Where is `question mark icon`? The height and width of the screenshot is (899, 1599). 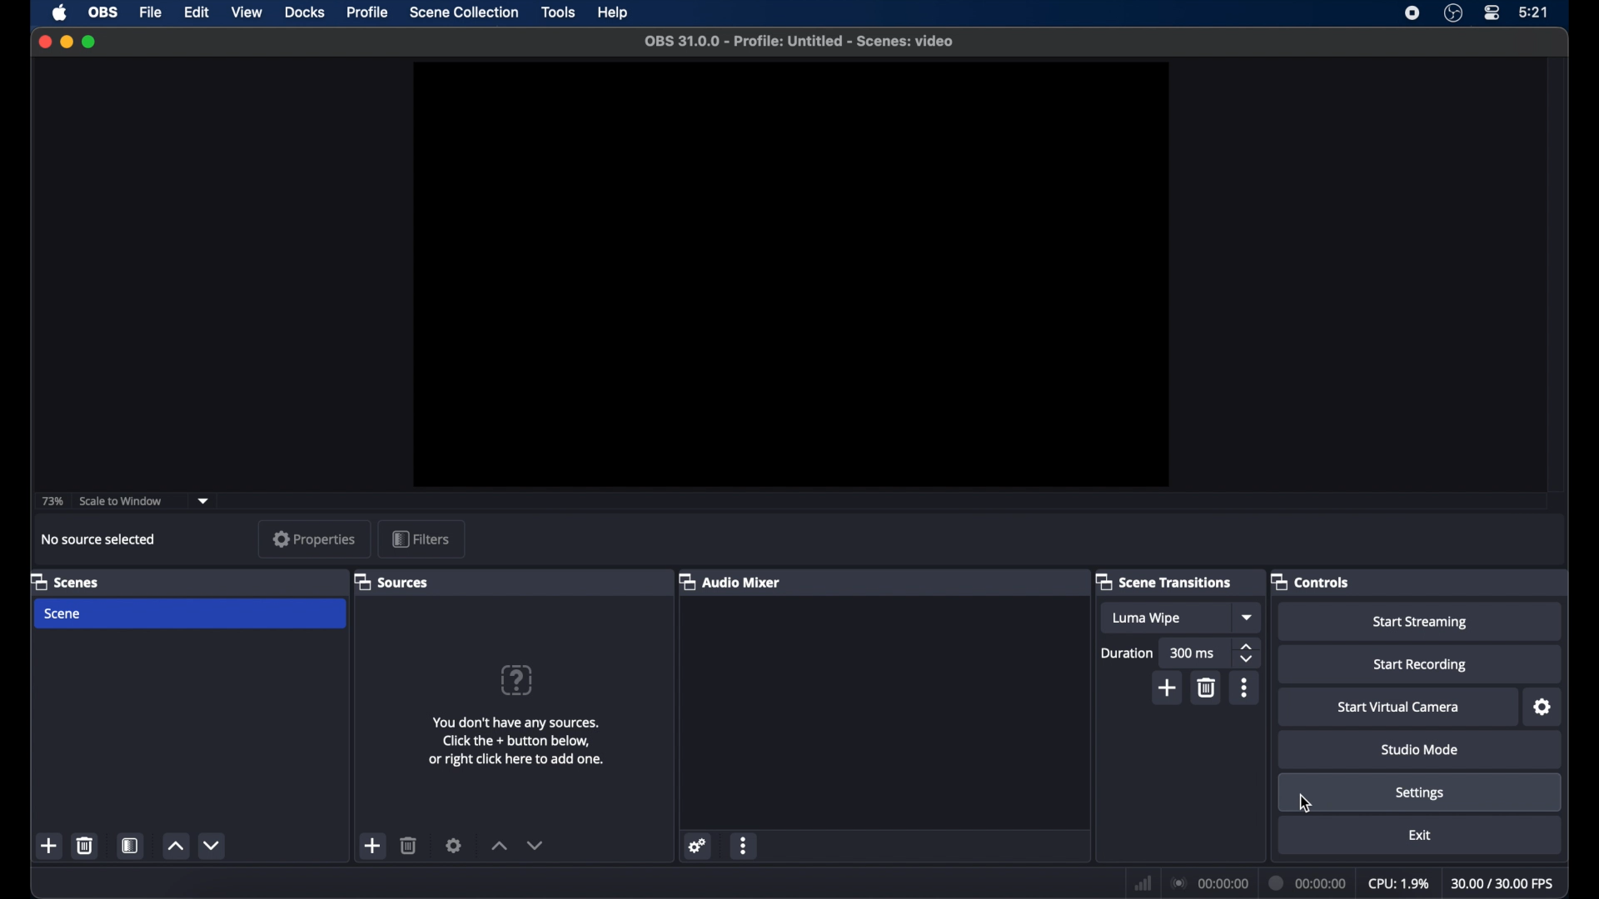 question mark icon is located at coordinates (516, 680).